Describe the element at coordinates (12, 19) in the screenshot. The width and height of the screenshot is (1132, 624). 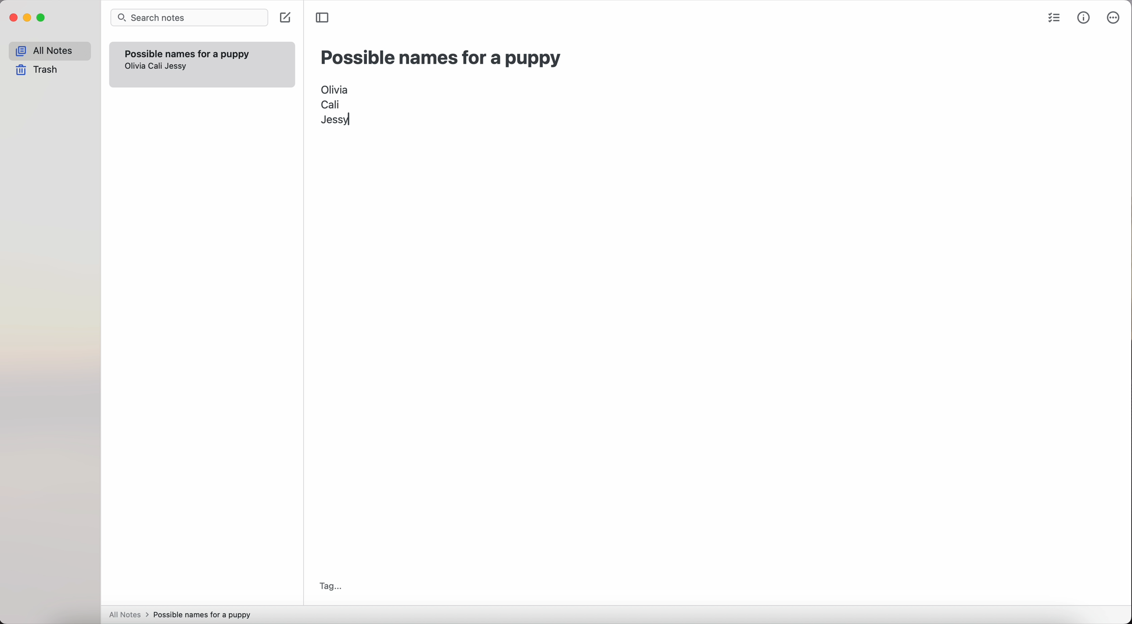
I see `close` at that location.